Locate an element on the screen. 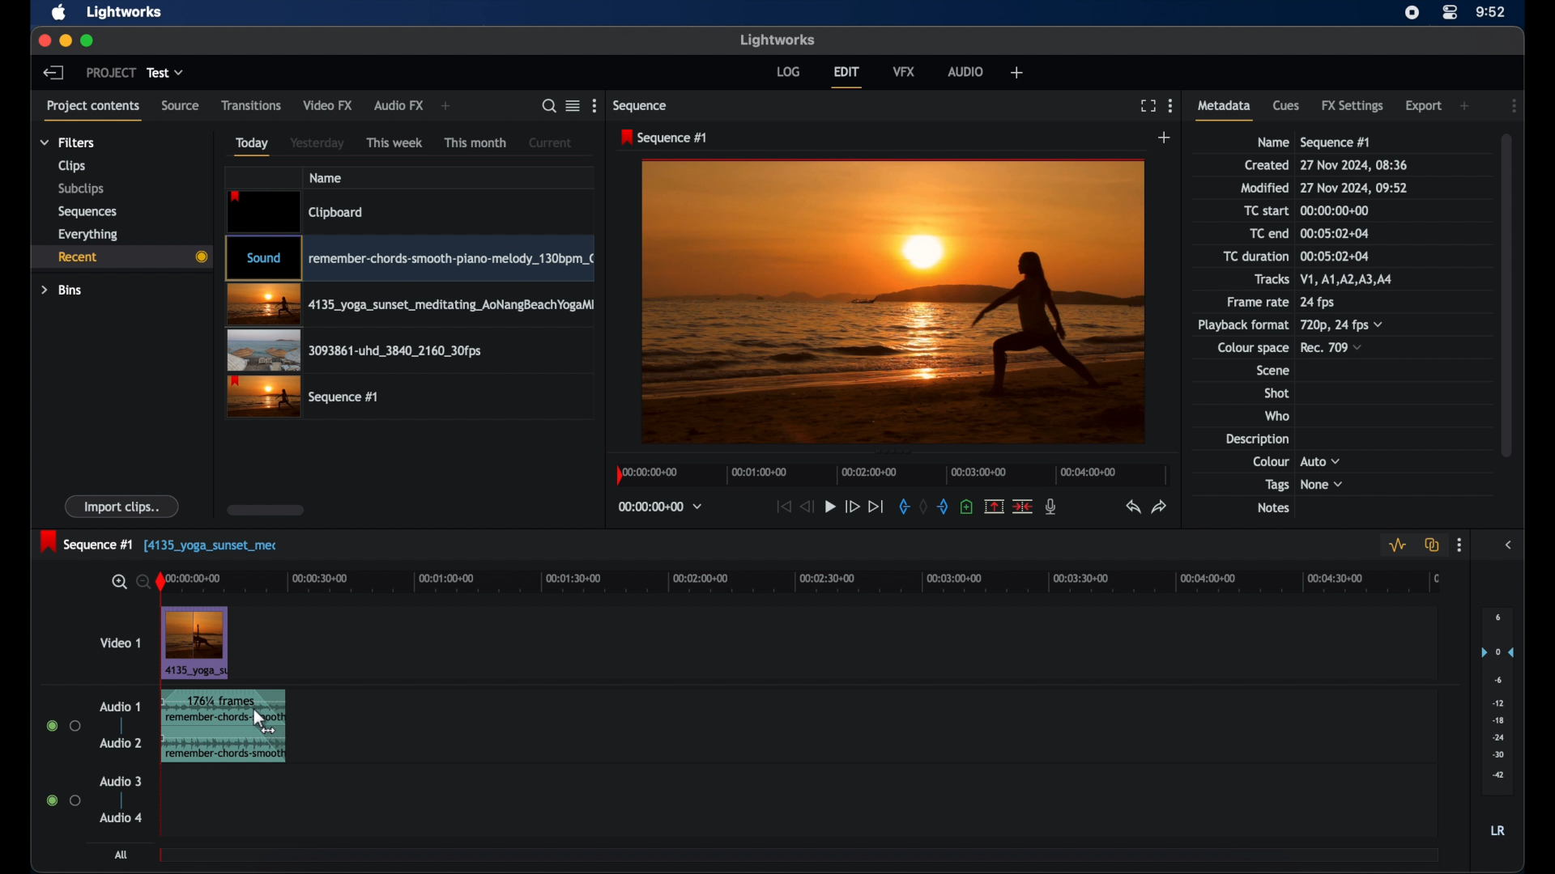 This screenshot has width=1555, height=874. this week is located at coordinates (394, 142).